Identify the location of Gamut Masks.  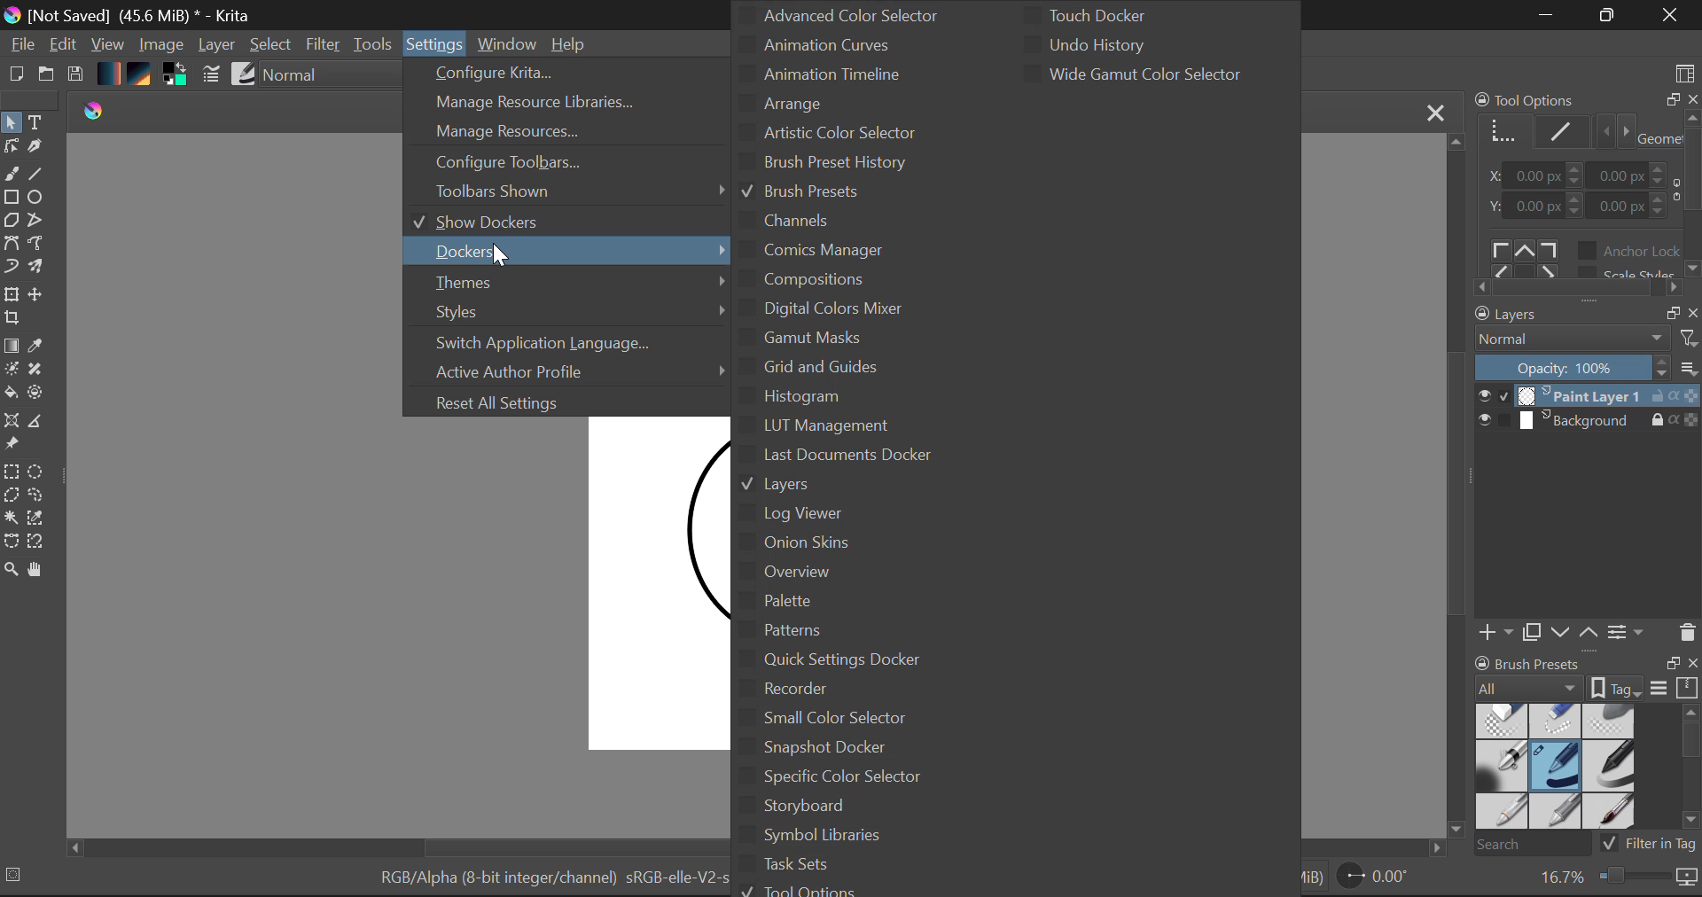
(834, 337).